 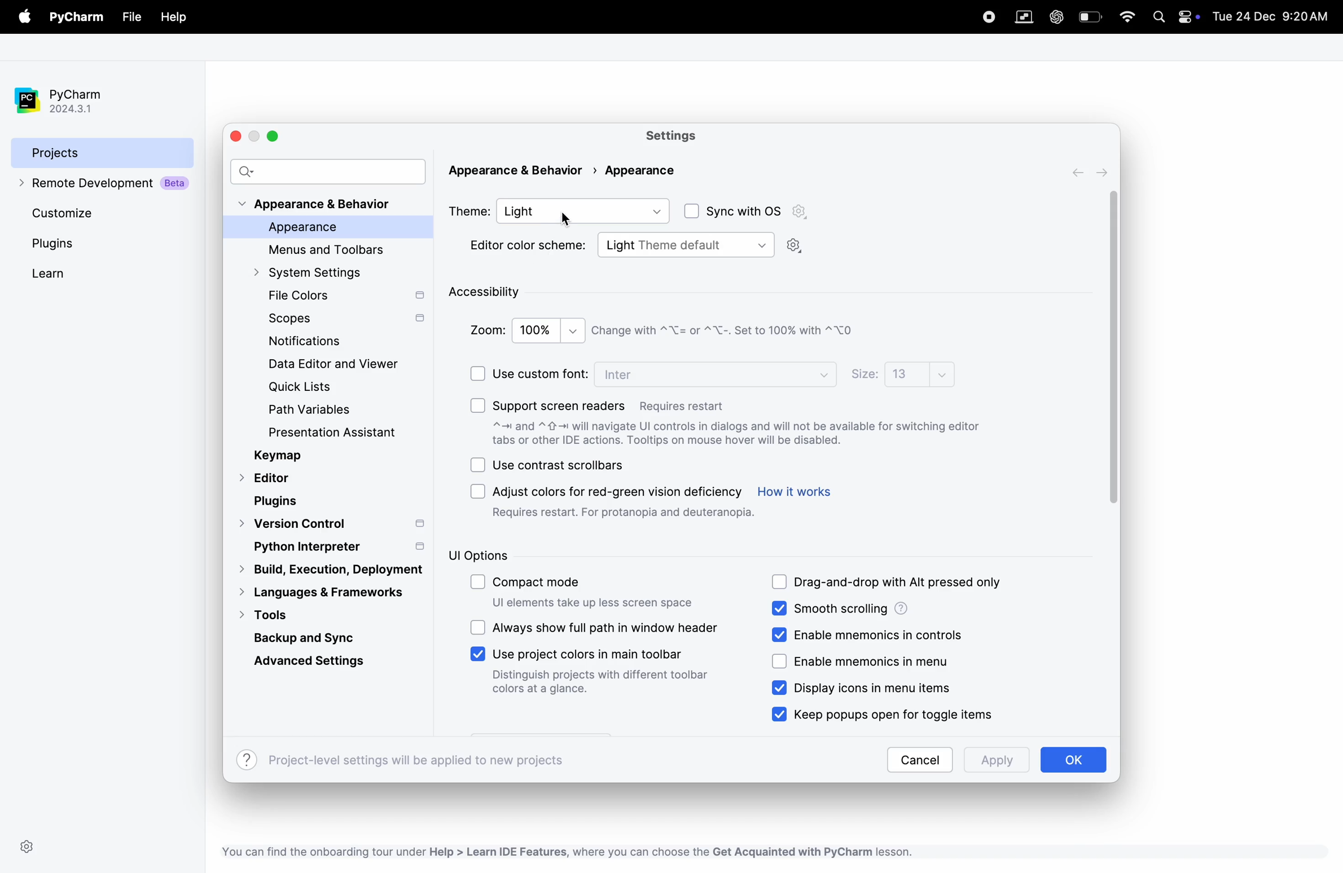 I want to click on compact mode, so click(x=595, y=594).